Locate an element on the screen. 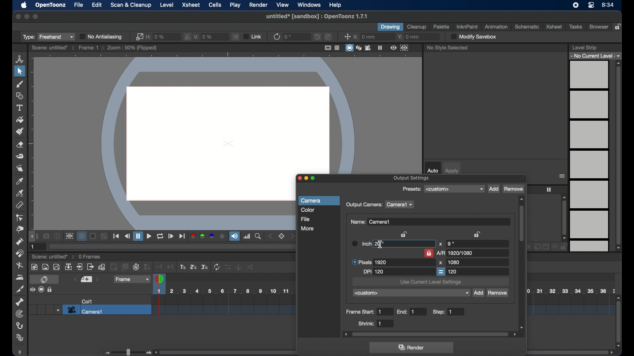 This screenshot has width=634, height=356. histogram is located at coordinates (247, 236).